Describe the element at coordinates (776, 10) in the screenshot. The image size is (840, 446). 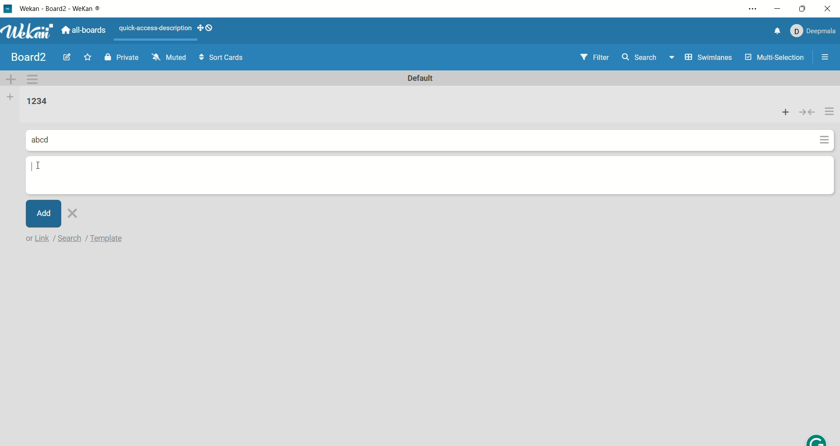
I see `minimize` at that location.